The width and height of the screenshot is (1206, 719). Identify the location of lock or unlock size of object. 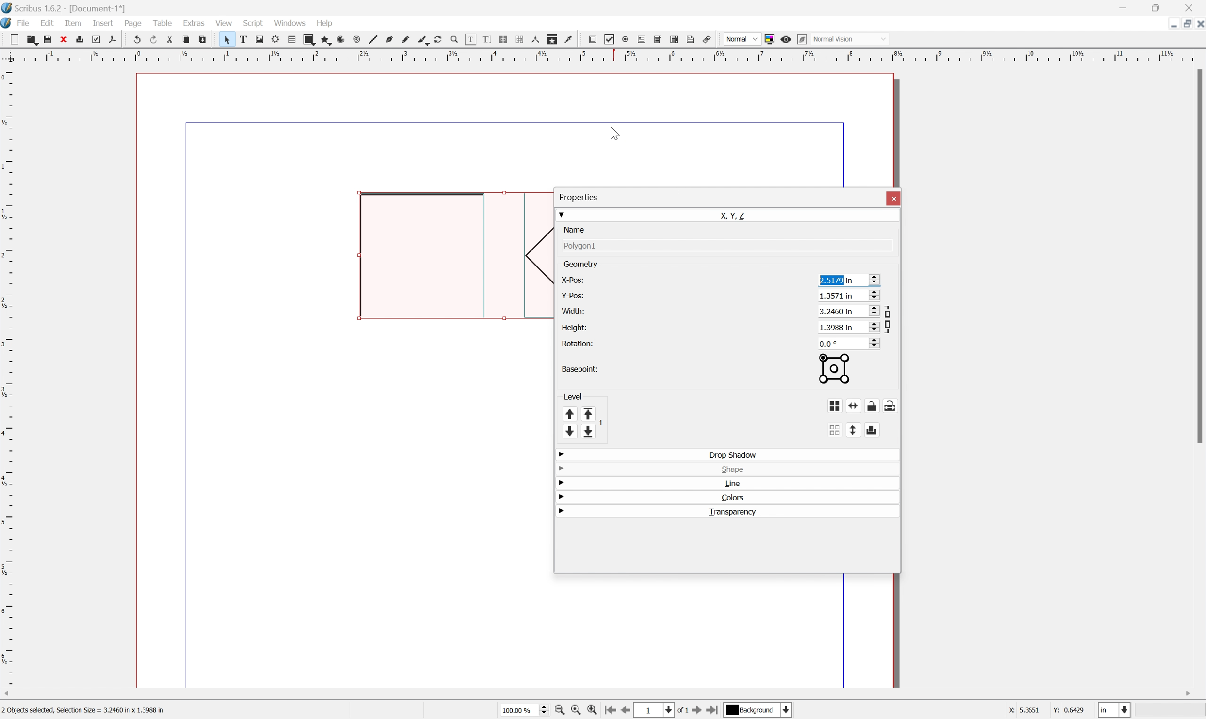
(893, 406).